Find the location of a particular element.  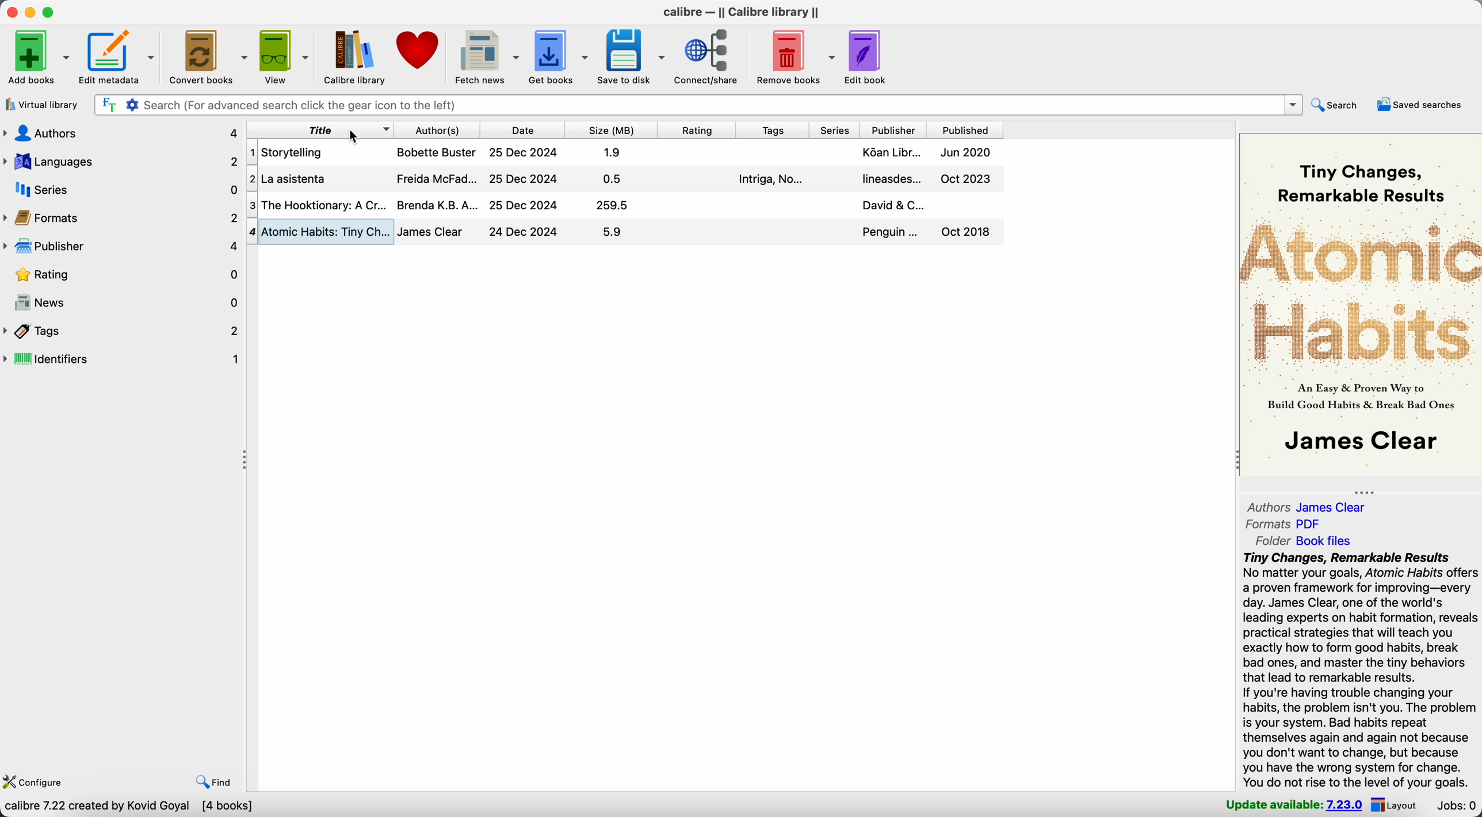

toggle expand/contract is located at coordinates (245, 461).